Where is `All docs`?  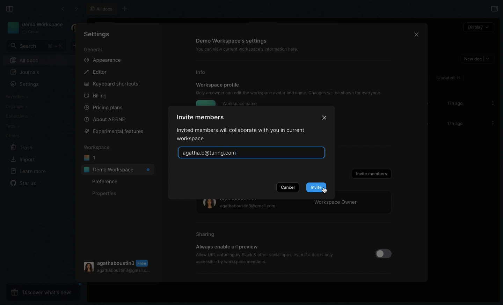
All docs is located at coordinates (41, 60).